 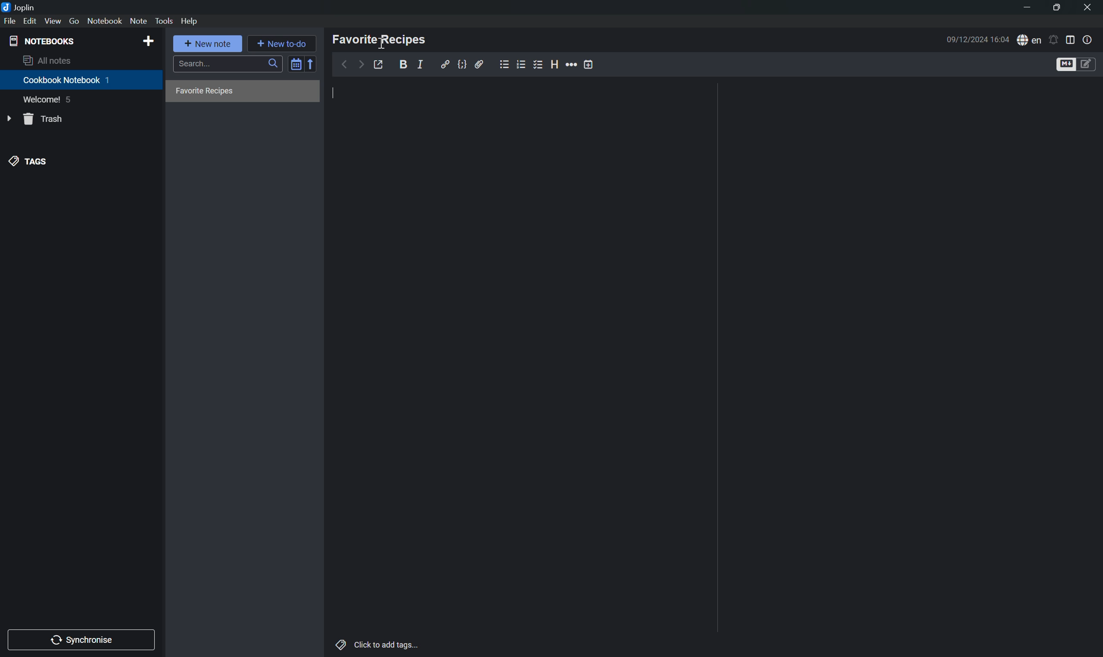 I want to click on New to-do, so click(x=281, y=42).